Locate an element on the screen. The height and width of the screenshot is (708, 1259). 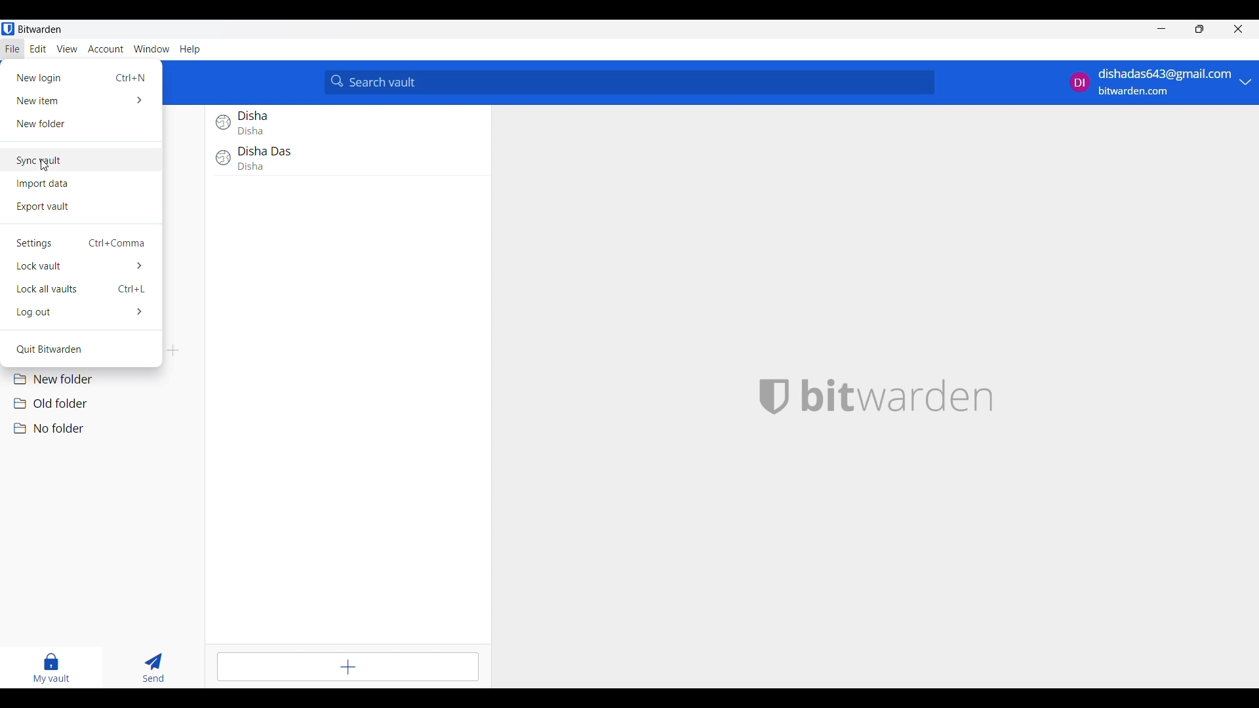
Log out options is located at coordinates (81, 312).